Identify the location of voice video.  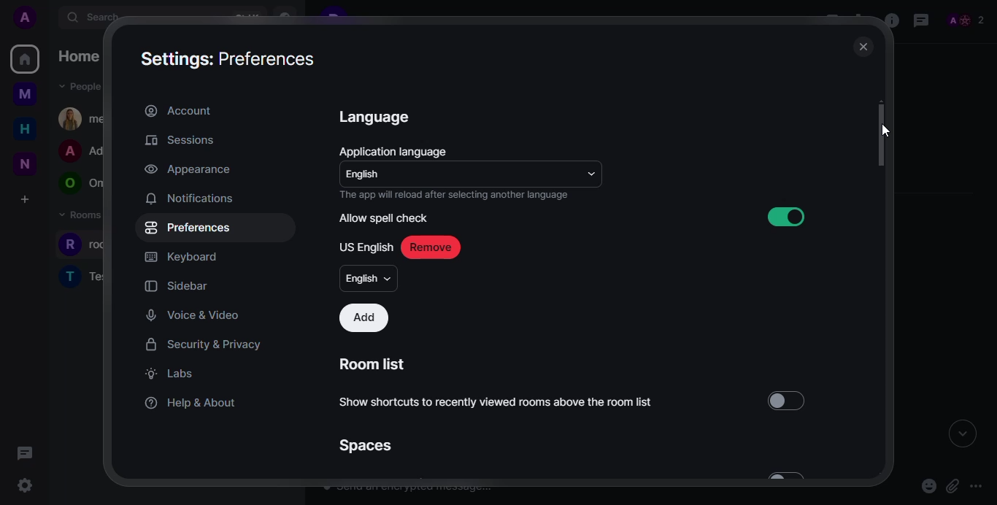
(193, 315).